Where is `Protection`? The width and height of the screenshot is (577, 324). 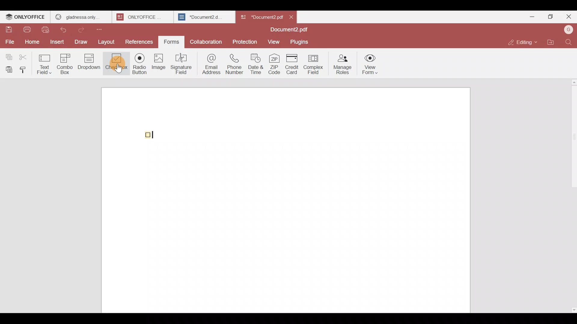
Protection is located at coordinates (245, 41).